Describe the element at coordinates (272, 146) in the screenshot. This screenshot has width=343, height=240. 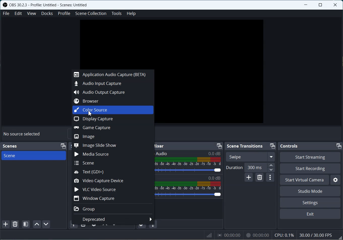
I see `Minimize` at that location.